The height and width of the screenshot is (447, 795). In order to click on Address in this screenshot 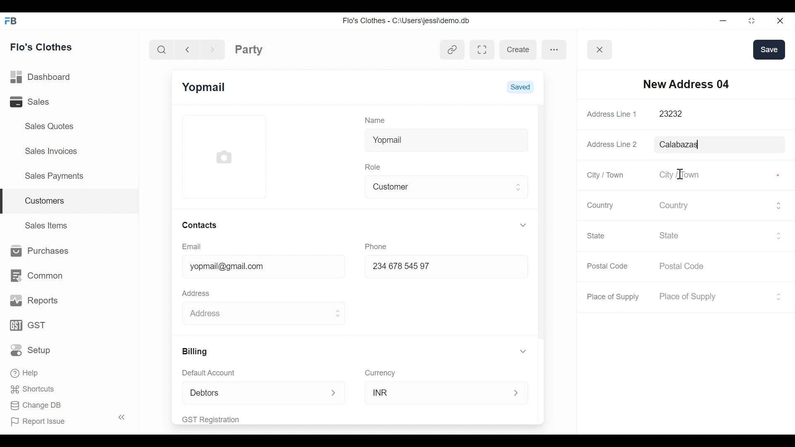, I will do `click(198, 292)`.